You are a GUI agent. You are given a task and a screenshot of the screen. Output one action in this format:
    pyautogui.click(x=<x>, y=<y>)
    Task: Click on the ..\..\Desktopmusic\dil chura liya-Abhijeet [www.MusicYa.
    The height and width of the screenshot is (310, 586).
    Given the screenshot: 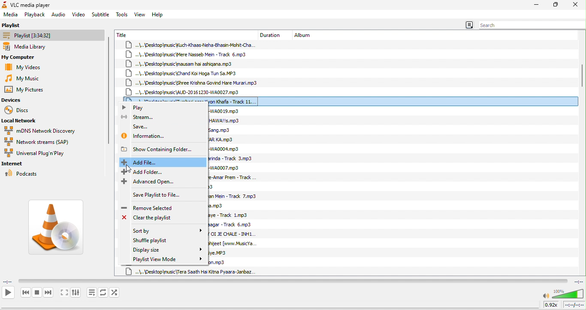 What is the action you would take?
    pyautogui.click(x=240, y=244)
    